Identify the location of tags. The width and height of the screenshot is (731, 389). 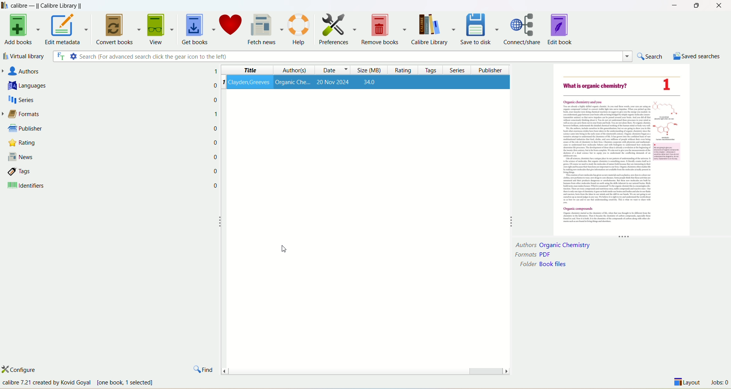
(102, 172).